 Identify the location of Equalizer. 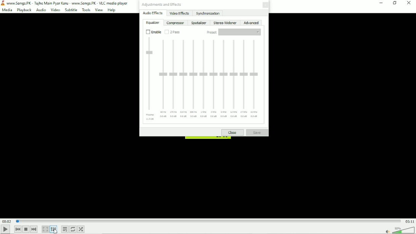
(152, 22).